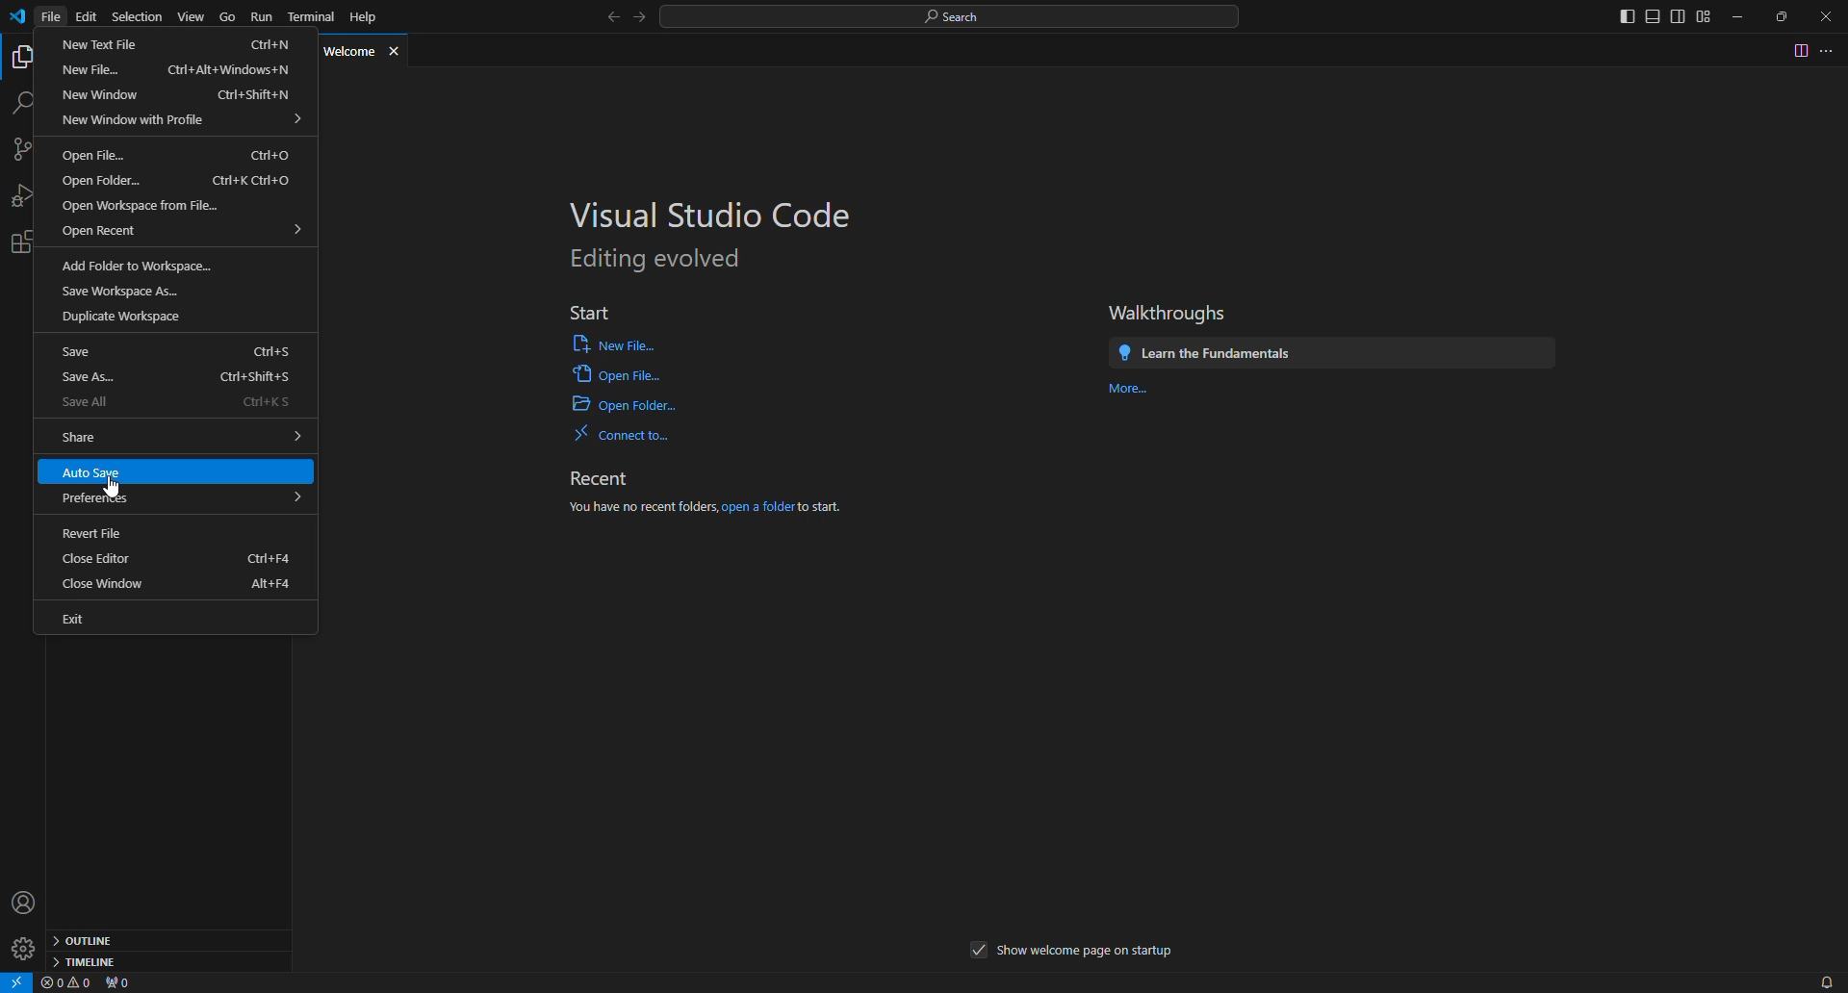 The image size is (1848, 993). What do you see at coordinates (29, 242) in the screenshot?
I see `extennsions` at bounding box center [29, 242].